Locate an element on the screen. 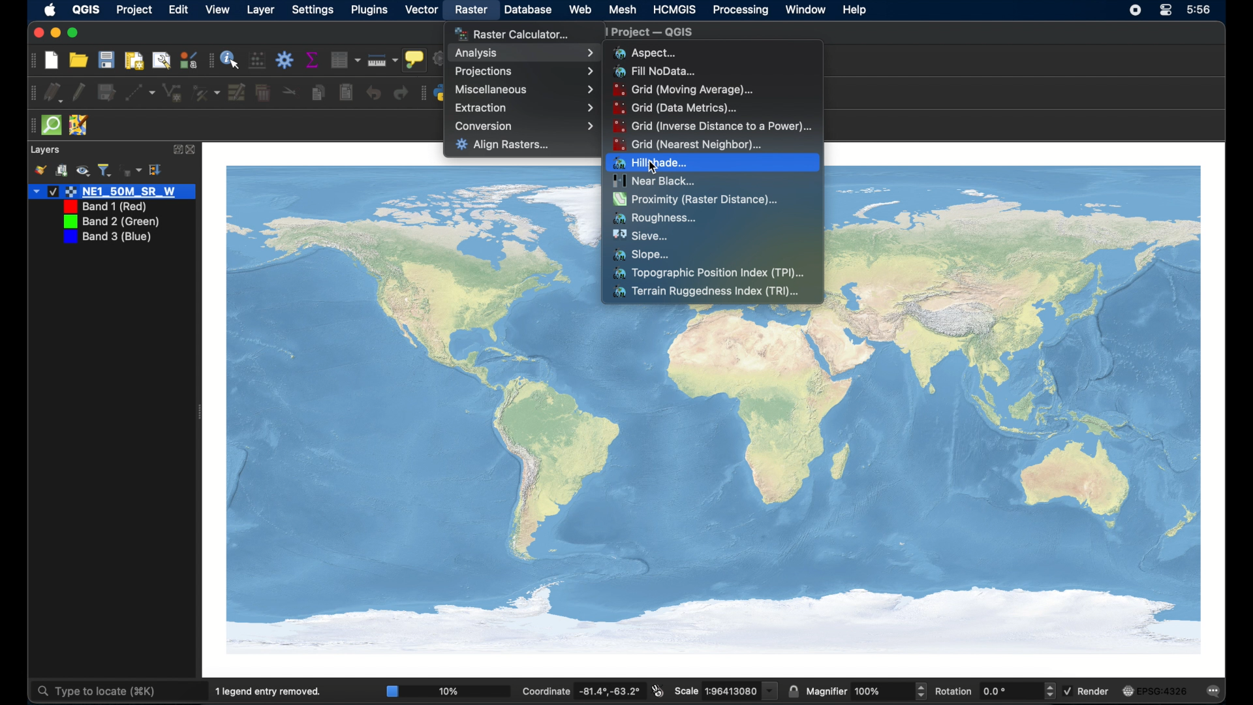 The width and height of the screenshot is (1253, 705). raster is located at coordinates (471, 11).